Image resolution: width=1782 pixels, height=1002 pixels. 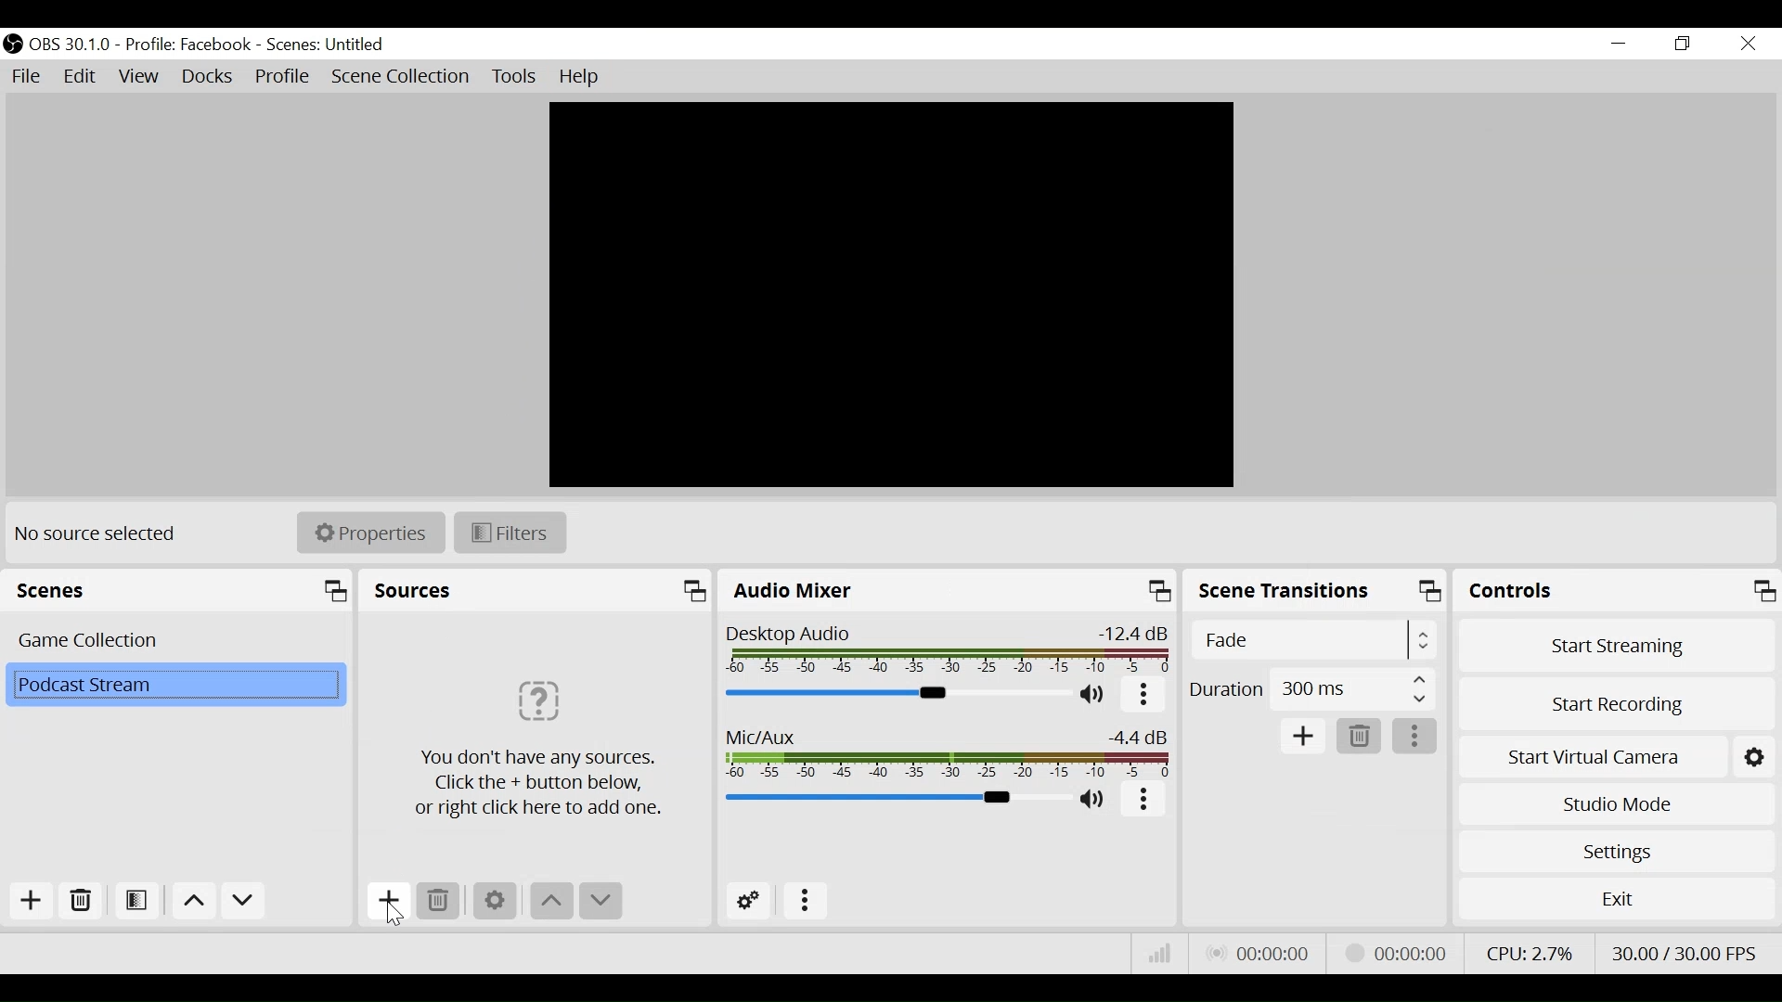 What do you see at coordinates (397, 917) in the screenshot?
I see `Cursor` at bounding box center [397, 917].